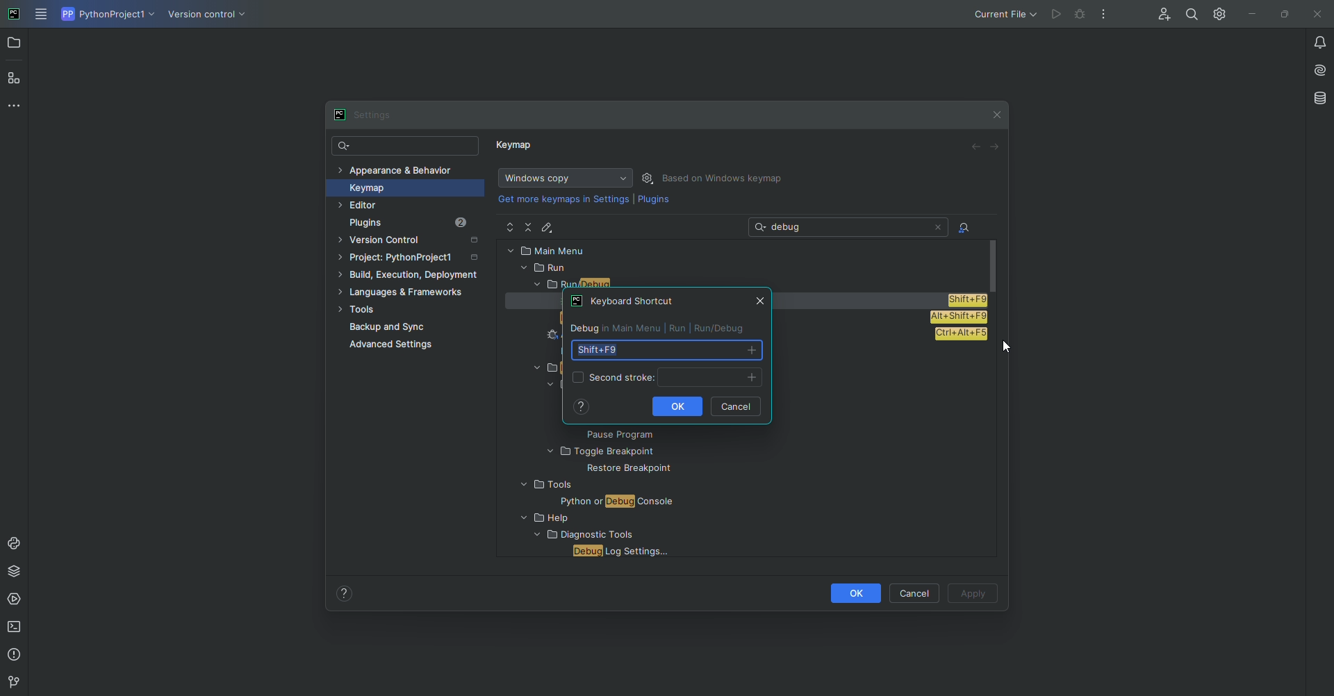 The height and width of the screenshot is (696, 1334). I want to click on shortcut, so click(664, 349).